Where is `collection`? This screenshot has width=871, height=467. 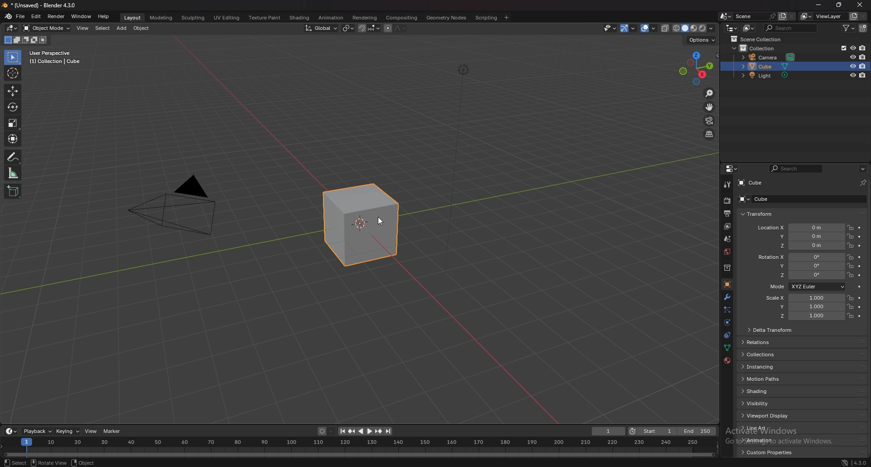
collection is located at coordinates (725, 268).